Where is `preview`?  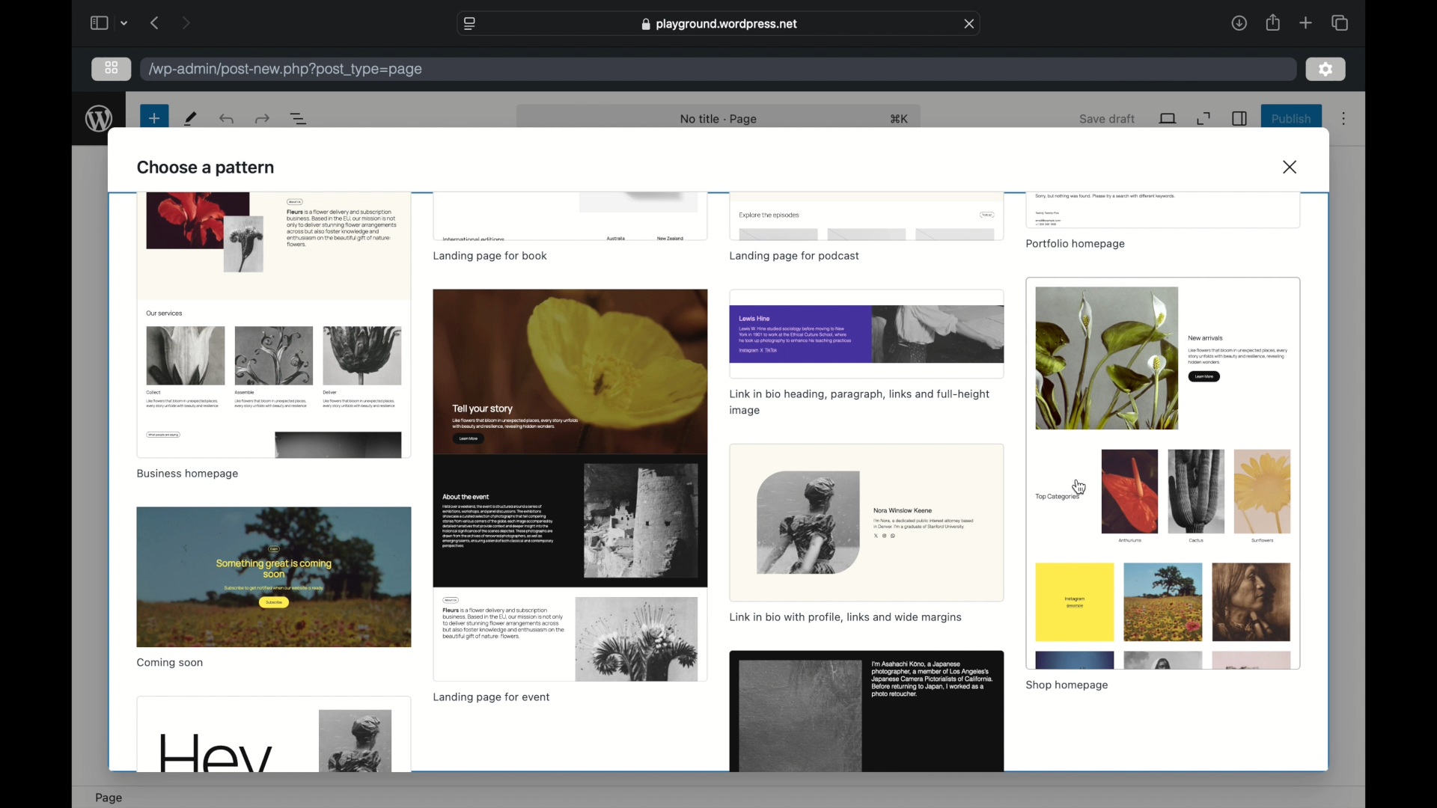
preview is located at coordinates (273, 734).